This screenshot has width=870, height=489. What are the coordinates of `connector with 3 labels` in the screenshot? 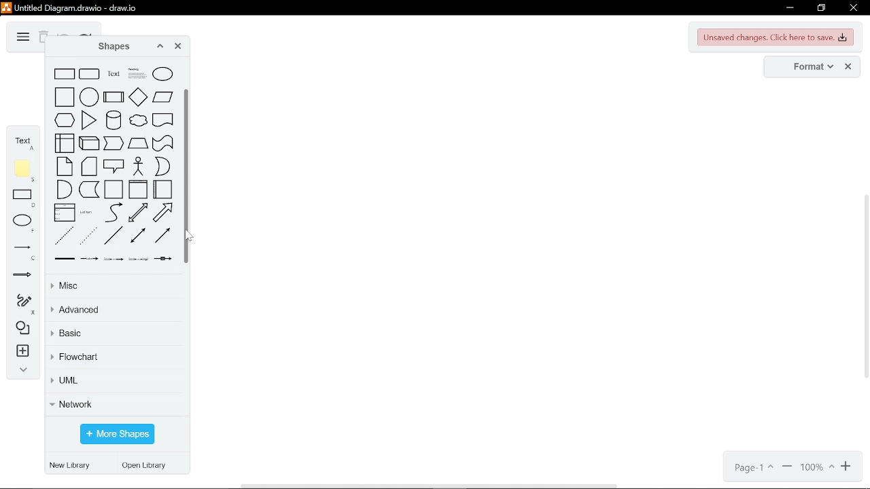 It's located at (138, 259).